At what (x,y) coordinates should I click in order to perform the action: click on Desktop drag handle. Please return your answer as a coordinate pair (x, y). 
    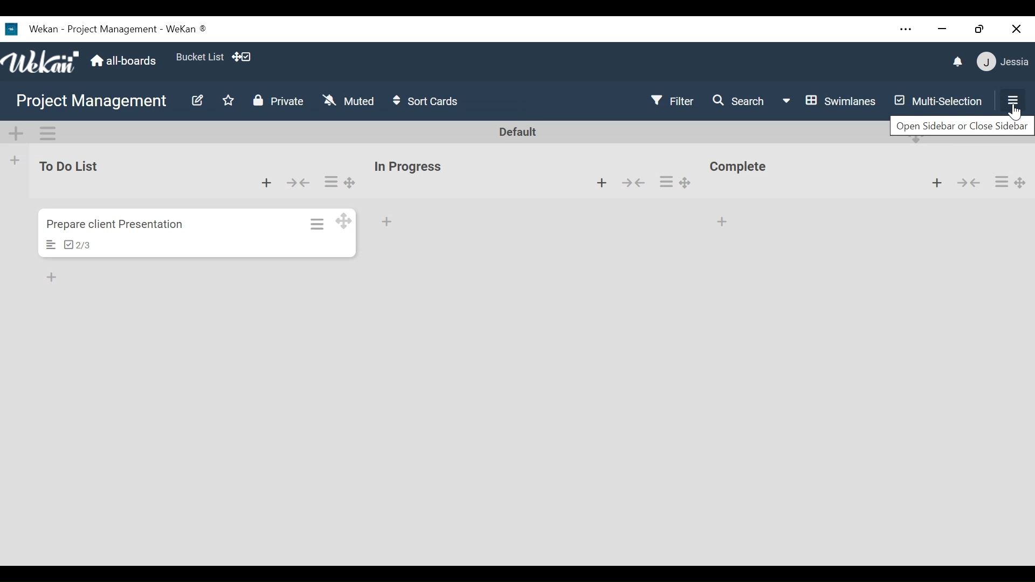
    Looking at the image, I should click on (688, 183).